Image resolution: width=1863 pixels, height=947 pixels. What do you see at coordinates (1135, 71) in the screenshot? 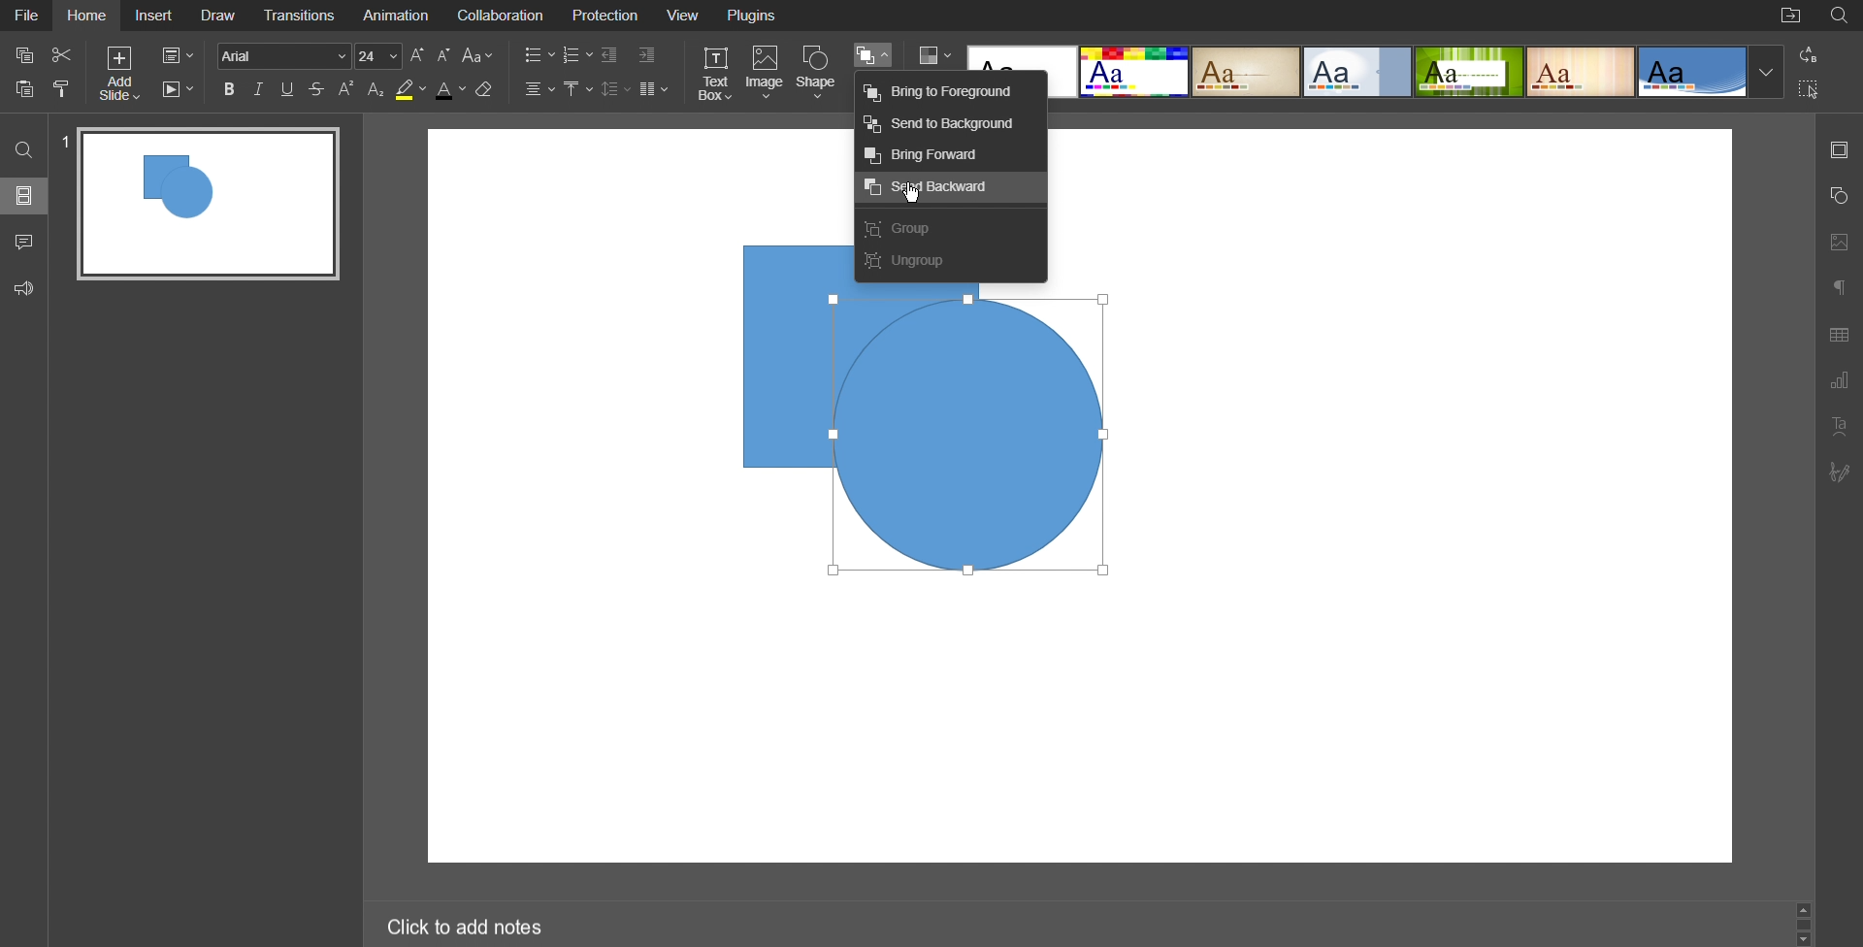
I see `Basic` at bounding box center [1135, 71].